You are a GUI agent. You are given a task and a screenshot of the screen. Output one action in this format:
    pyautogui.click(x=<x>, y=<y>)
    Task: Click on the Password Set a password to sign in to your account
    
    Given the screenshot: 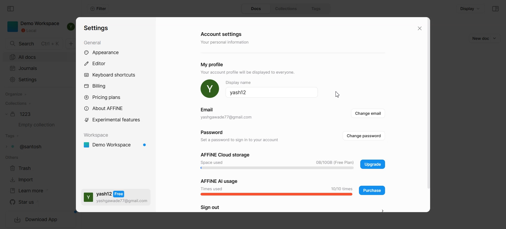 What is the action you would take?
    pyautogui.click(x=242, y=136)
    